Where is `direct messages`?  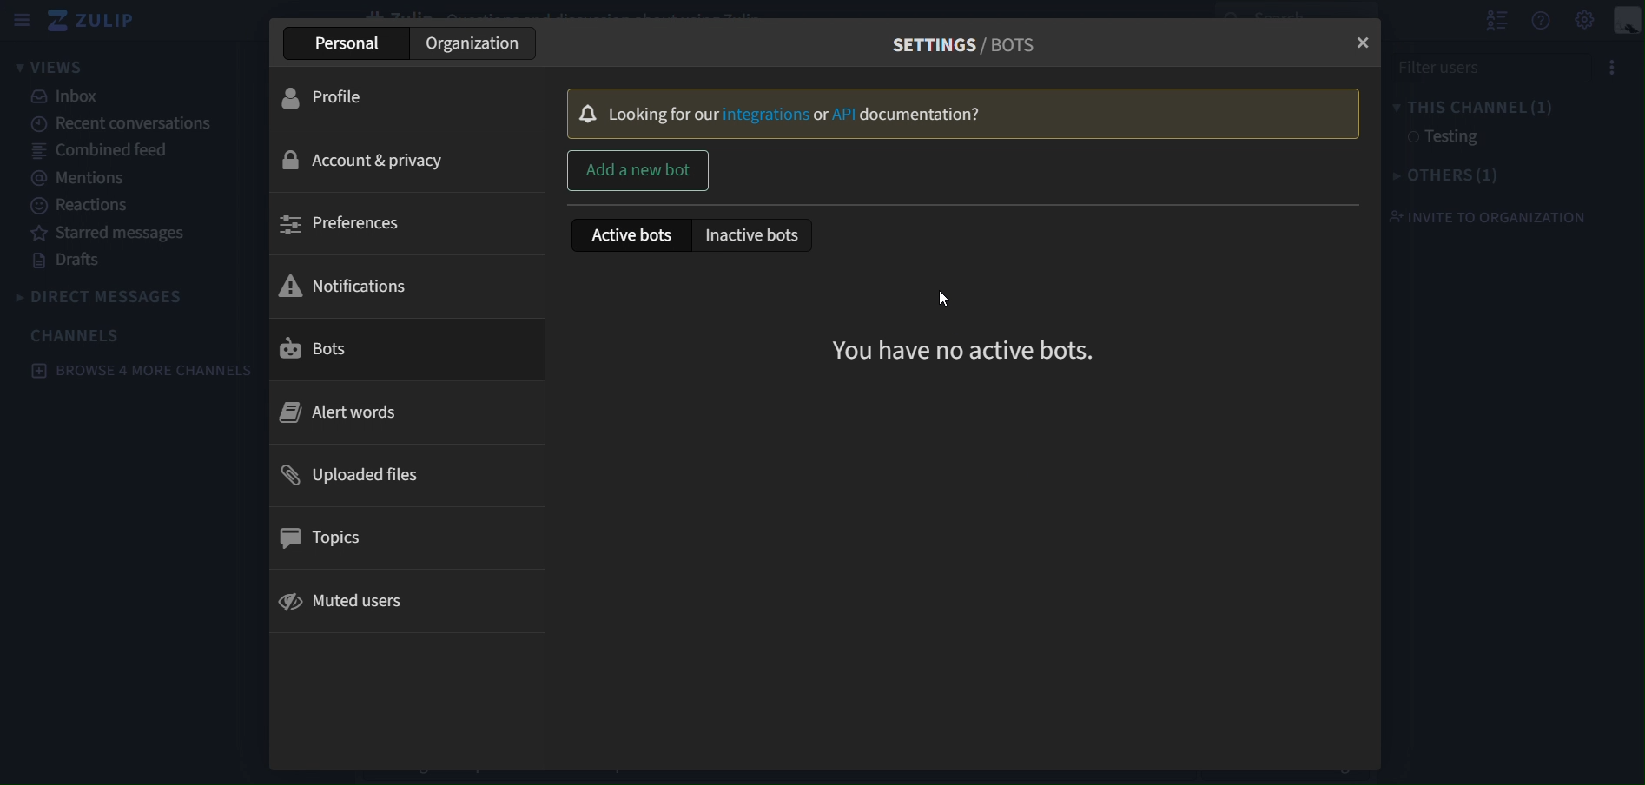
direct messages is located at coordinates (102, 294).